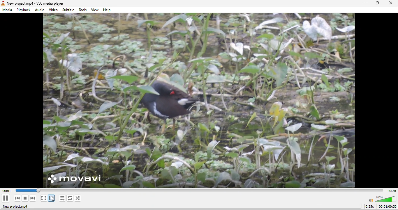 The width and height of the screenshot is (398, 210). I want to click on media, so click(8, 10).